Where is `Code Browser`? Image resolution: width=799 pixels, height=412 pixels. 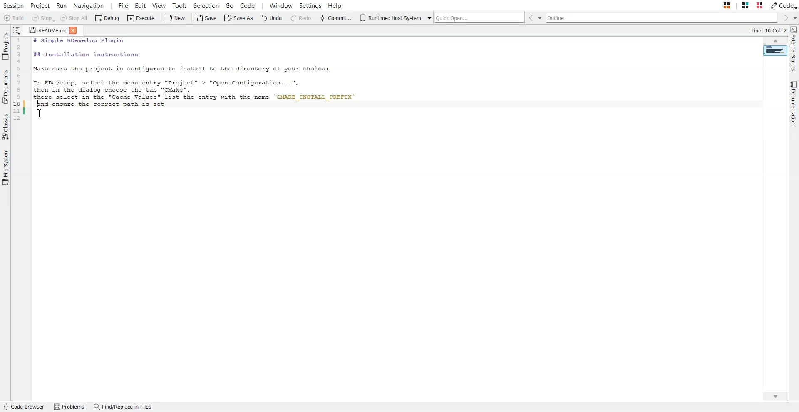
Code Browser is located at coordinates (24, 407).